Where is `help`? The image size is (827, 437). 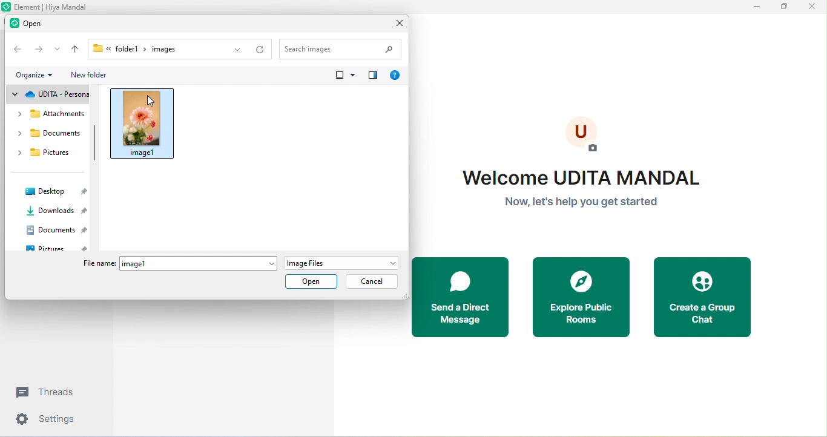 help is located at coordinates (394, 73).